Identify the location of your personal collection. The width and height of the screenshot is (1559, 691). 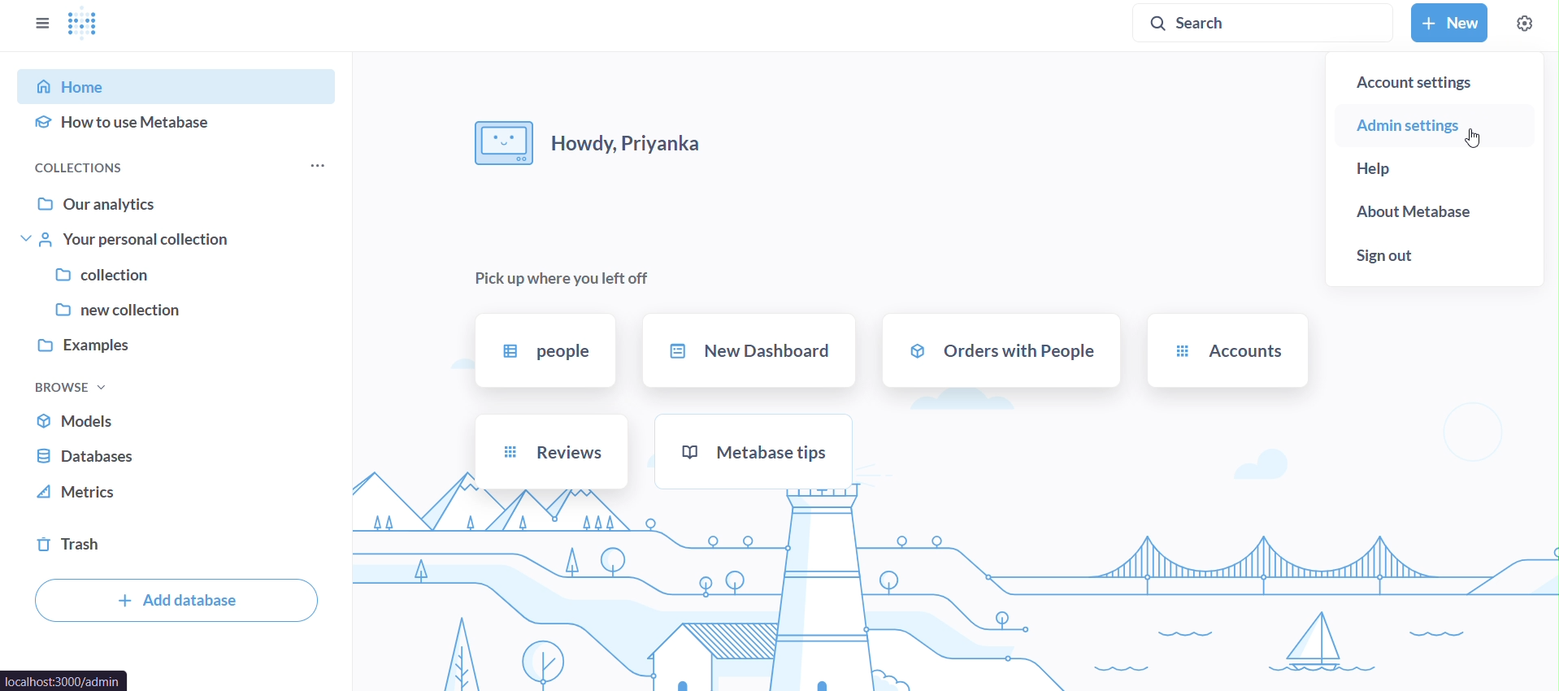
(179, 238).